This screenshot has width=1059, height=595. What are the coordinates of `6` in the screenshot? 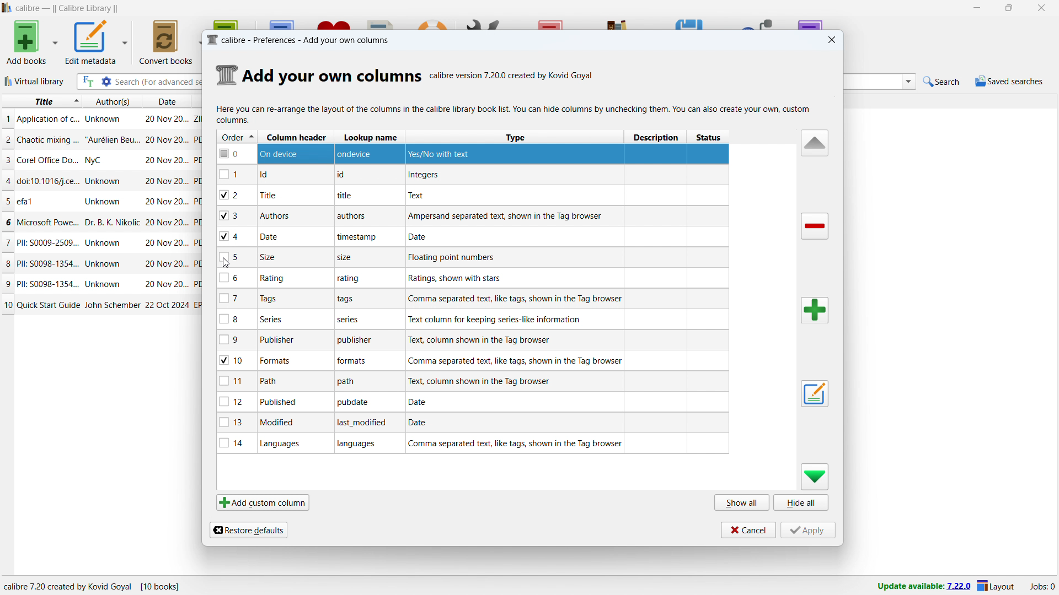 It's located at (233, 278).